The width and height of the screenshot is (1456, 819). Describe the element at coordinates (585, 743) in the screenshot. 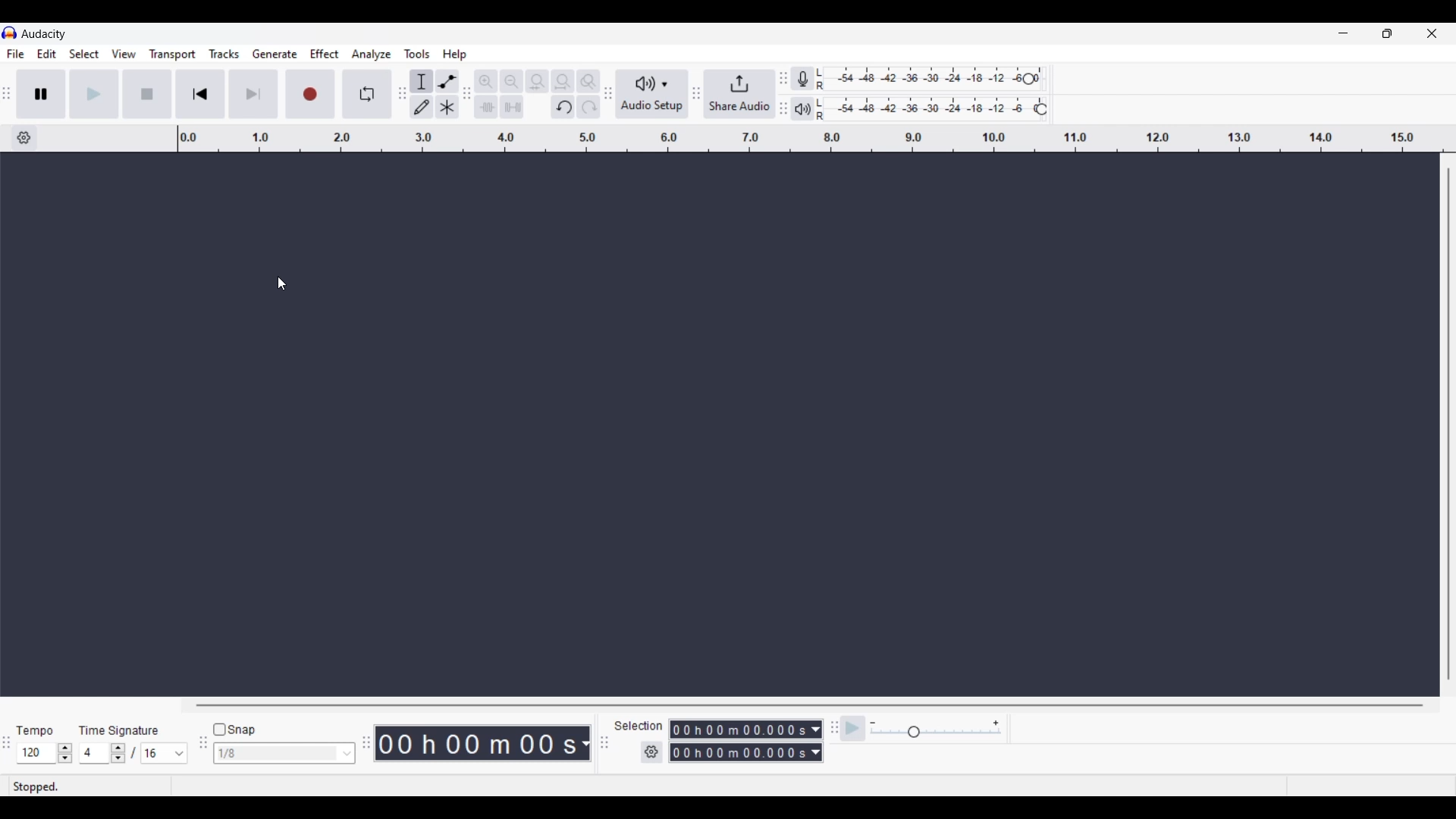

I see `Metrics to calculate recording` at that location.